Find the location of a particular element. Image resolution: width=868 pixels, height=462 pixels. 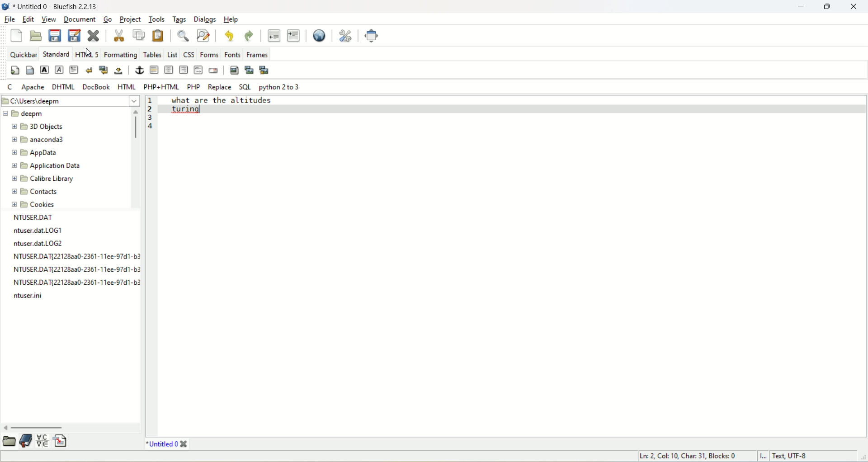

restore down is located at coordinates (826, 6).